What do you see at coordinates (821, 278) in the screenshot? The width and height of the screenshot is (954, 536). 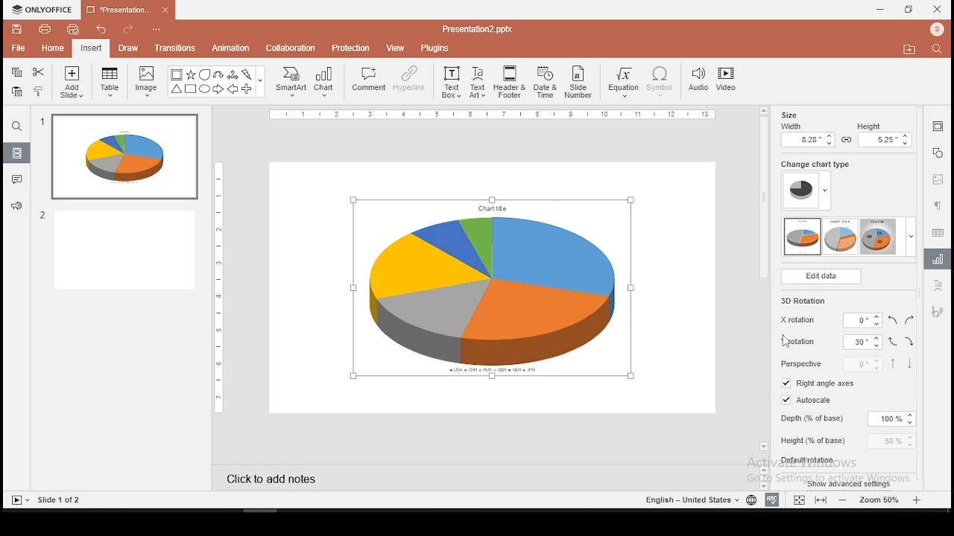 I see `edit data` at bounding box center [821, 278].